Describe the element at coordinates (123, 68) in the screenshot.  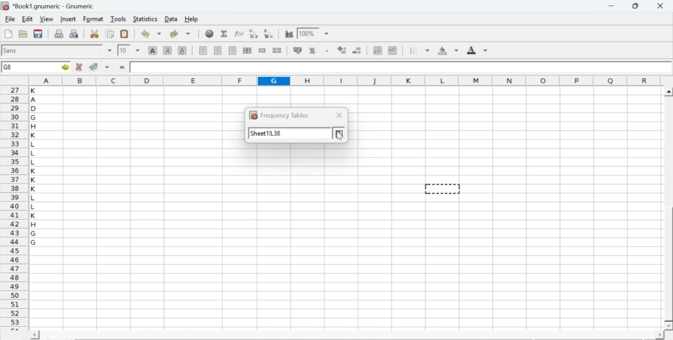
I see `enter formula` at that location.